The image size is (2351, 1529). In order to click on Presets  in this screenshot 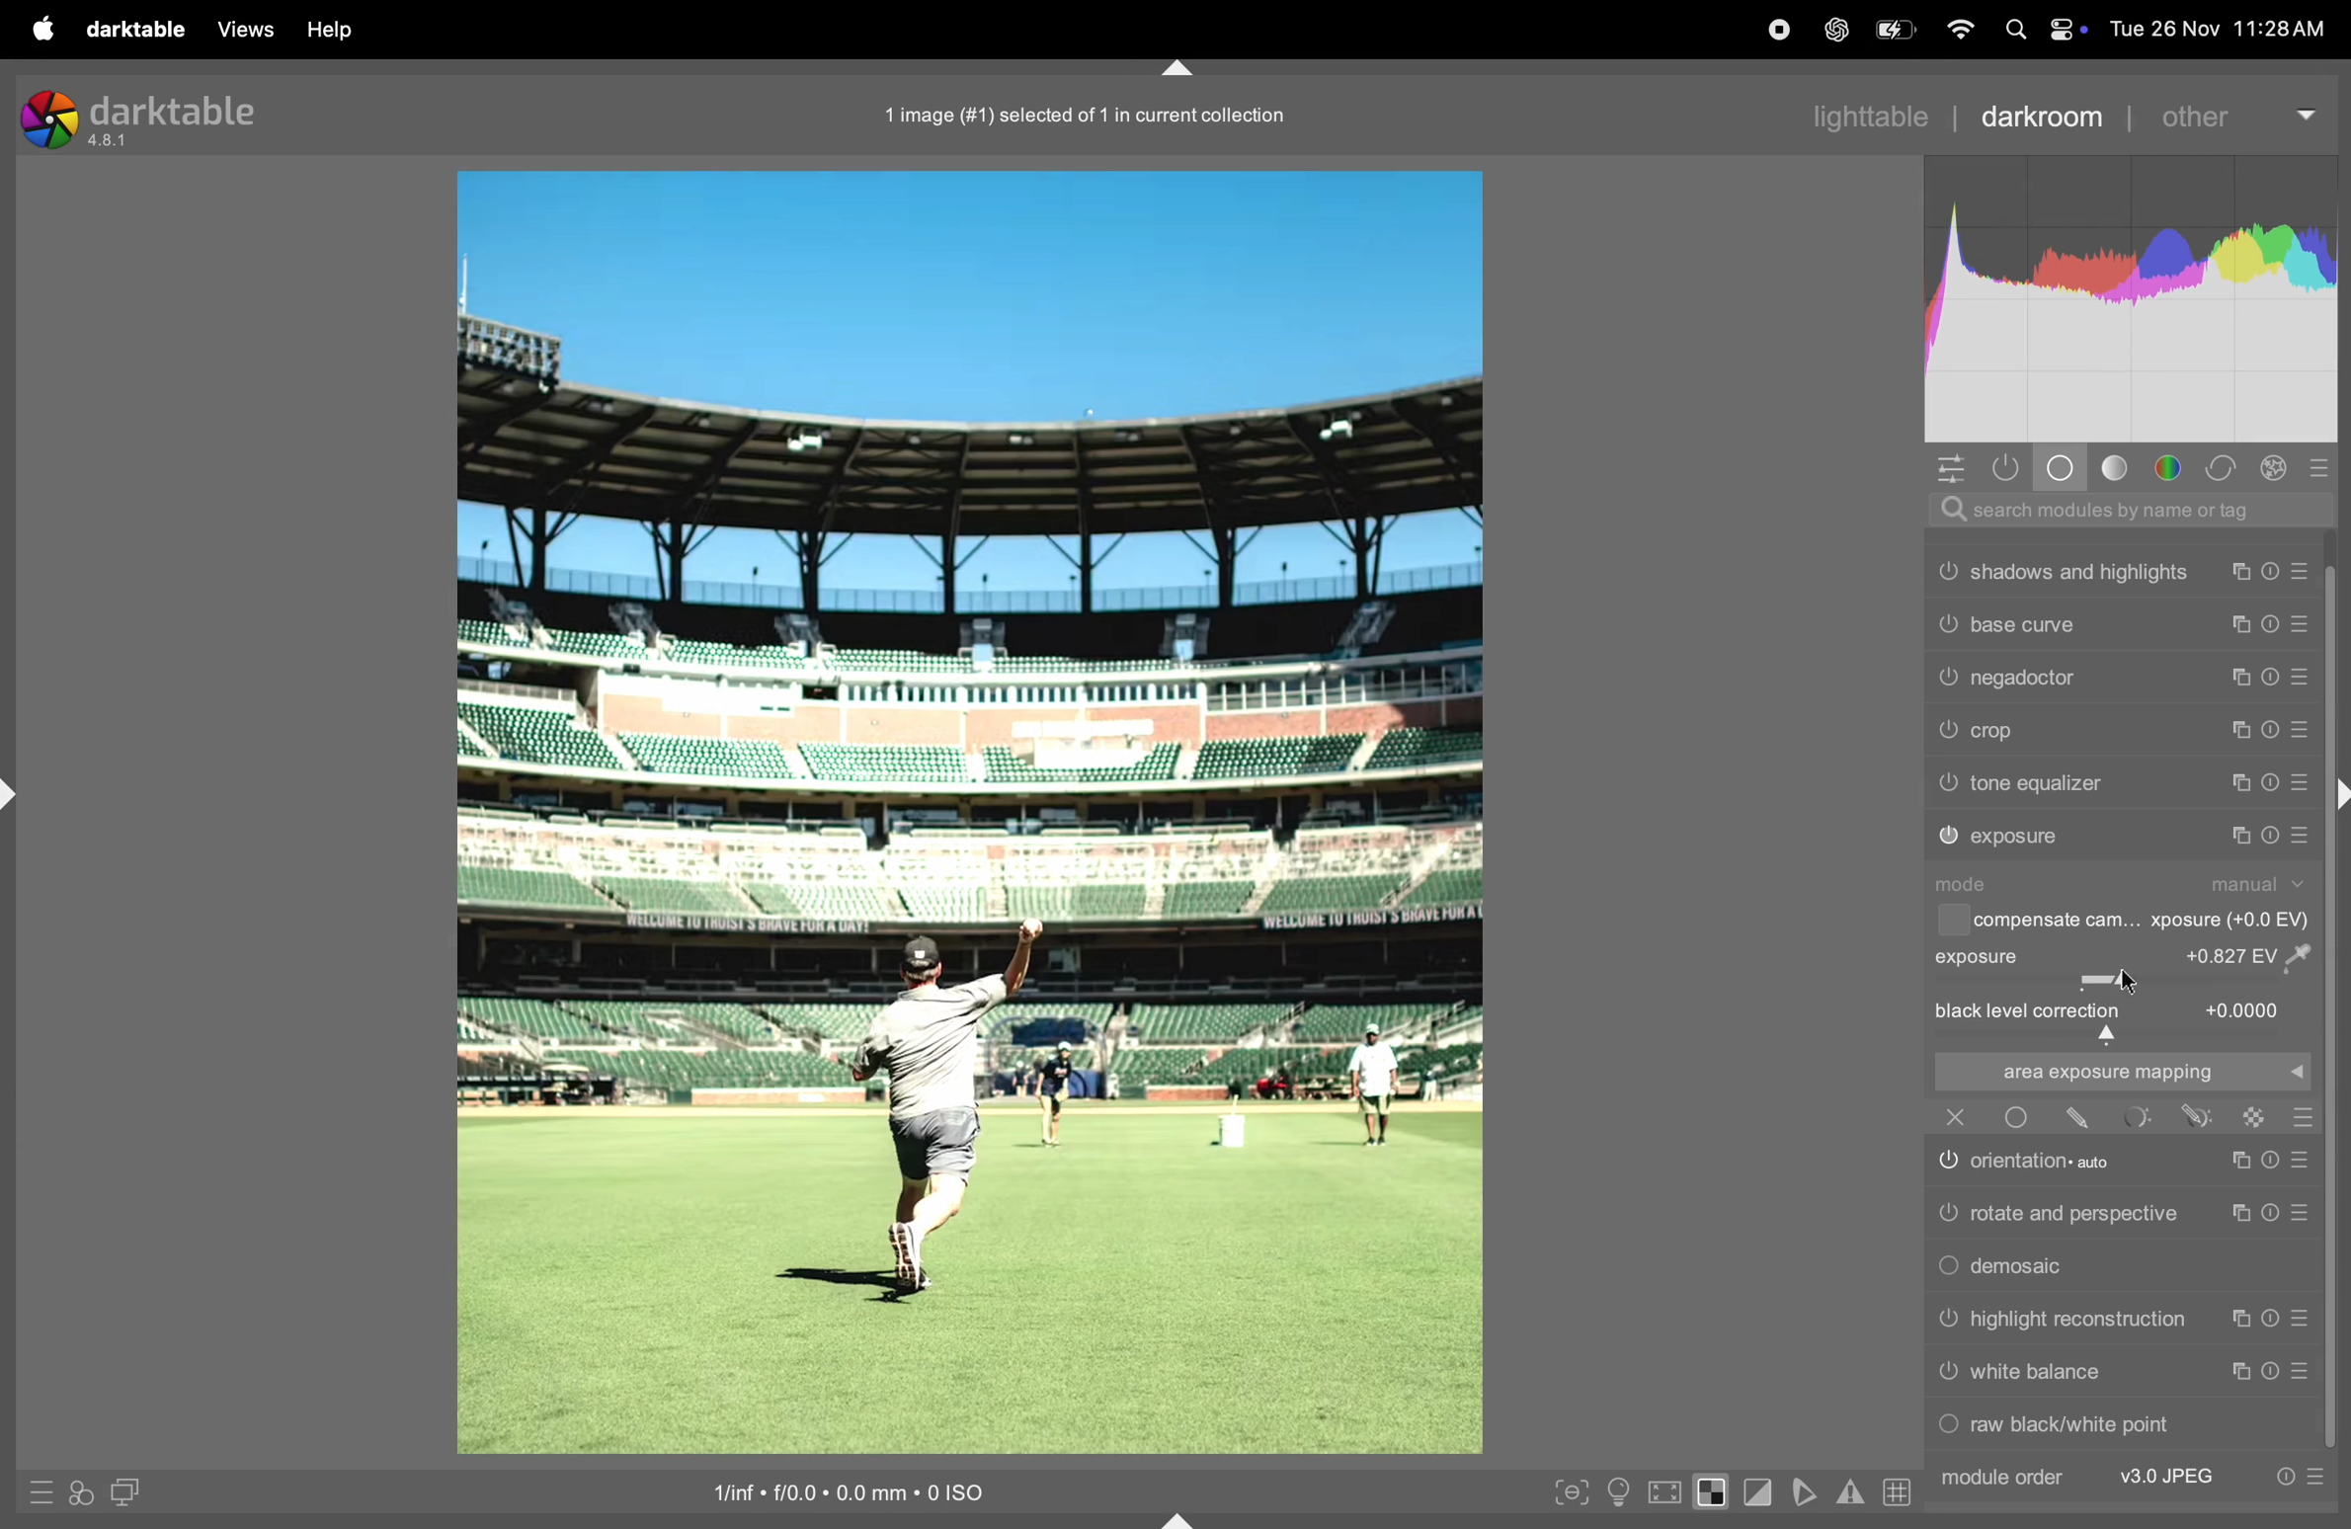, I will do `click(2303, 572)`.